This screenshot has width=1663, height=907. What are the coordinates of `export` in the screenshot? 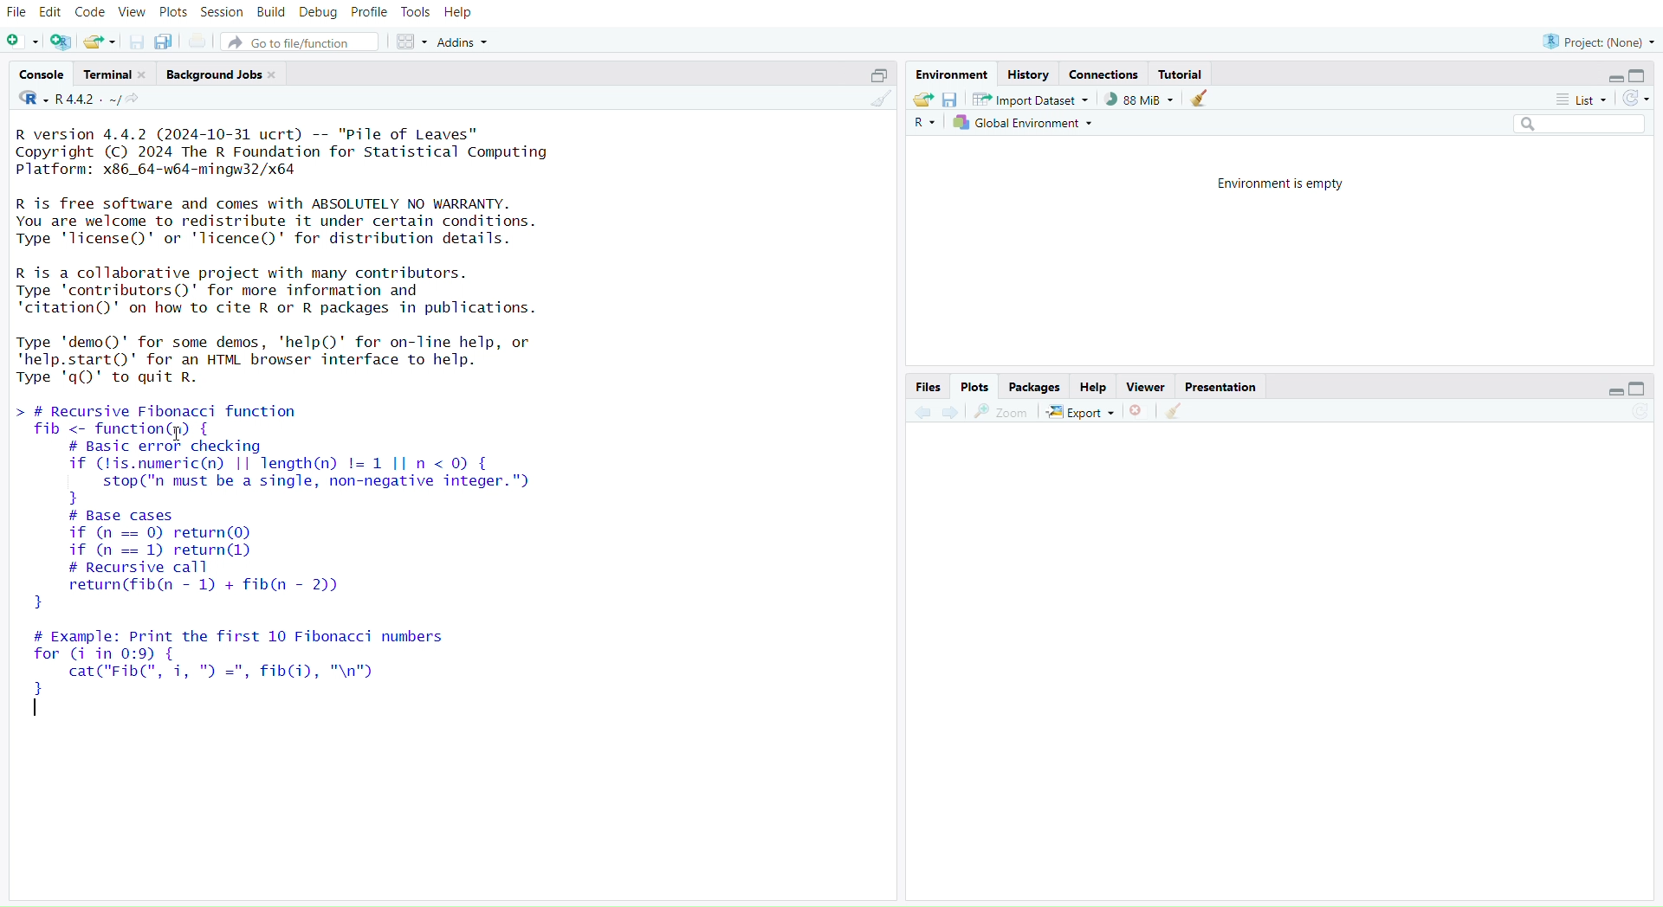 It's located at (1082, 414).